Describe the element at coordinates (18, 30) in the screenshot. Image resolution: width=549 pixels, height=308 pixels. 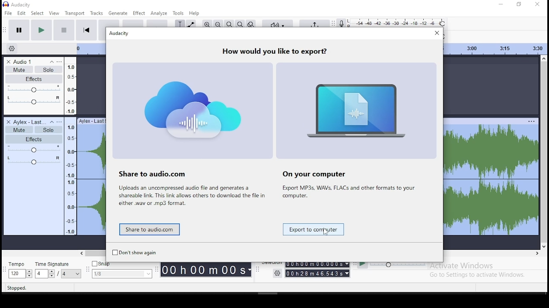
I see `pause` at that location.